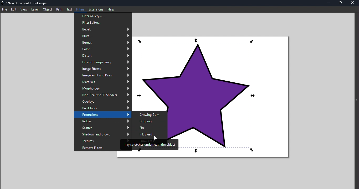 The width and height of the screenshot is (359, 189). Describe the element at coordinates (103, 96) in the screenshot. I see `Non-Realistic 3D Shades` at that location.